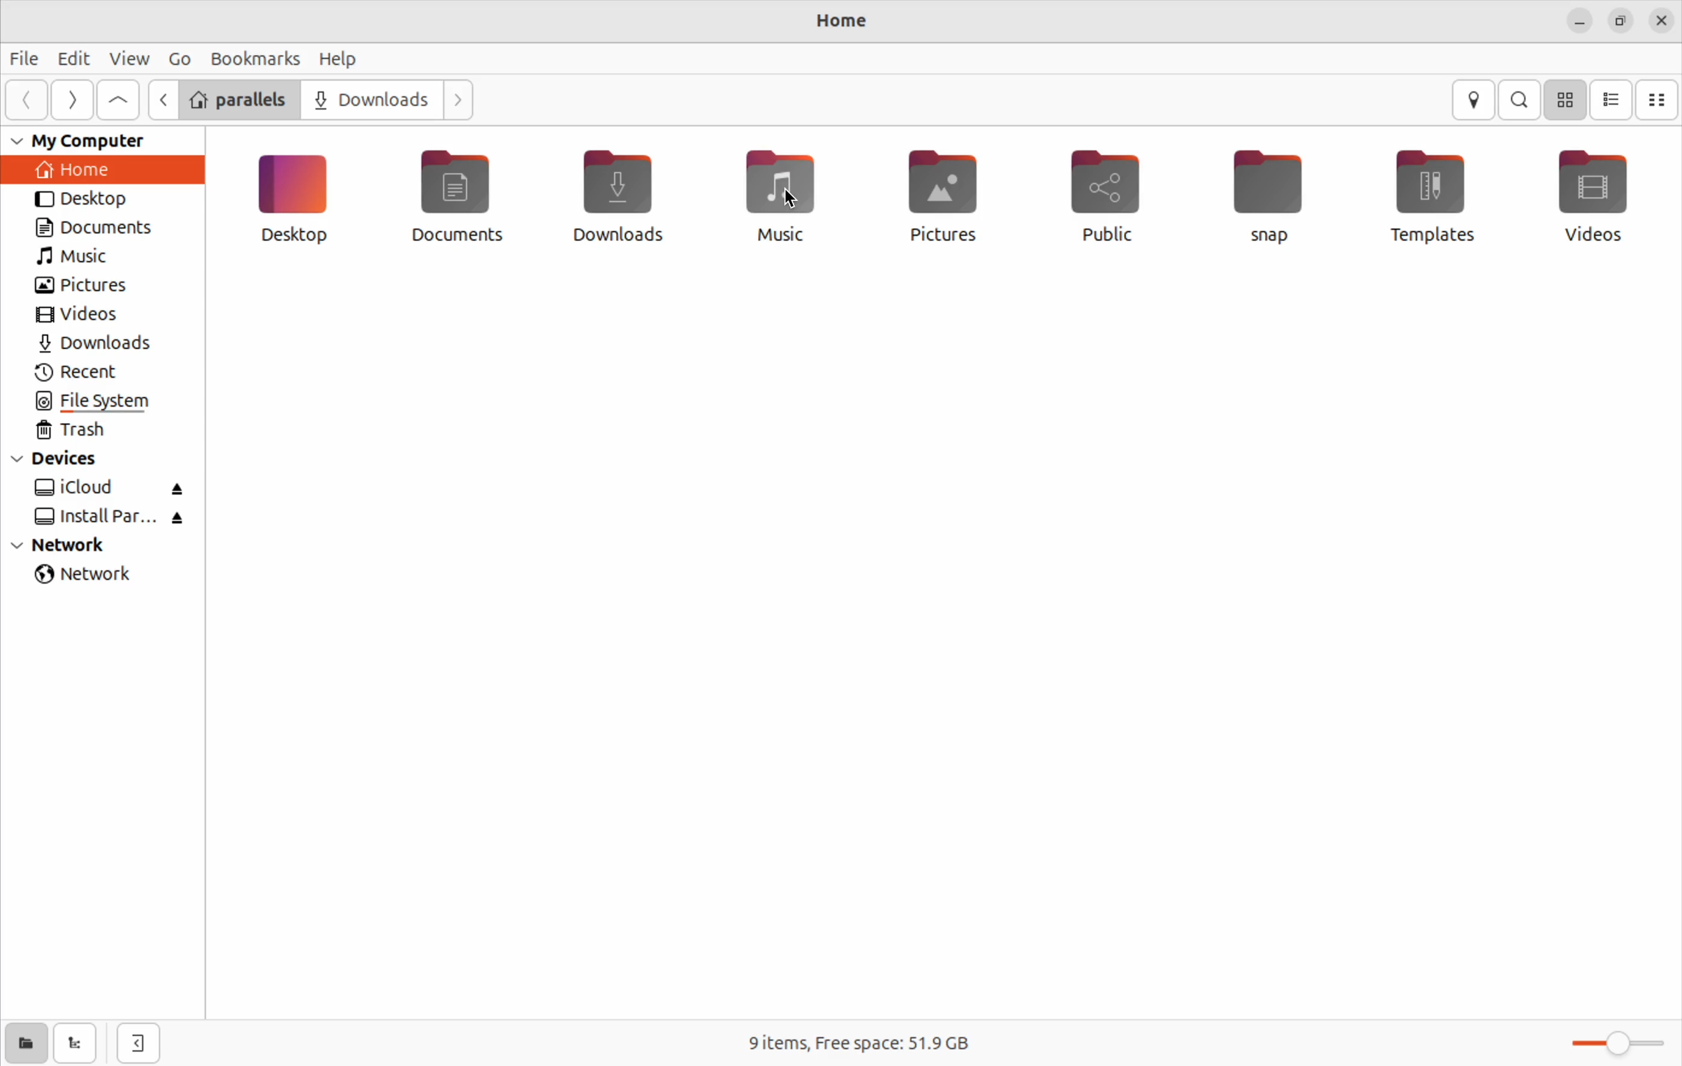 This screenshot has height=1066, width=1682. I want to click on documents, so click(105, 228).